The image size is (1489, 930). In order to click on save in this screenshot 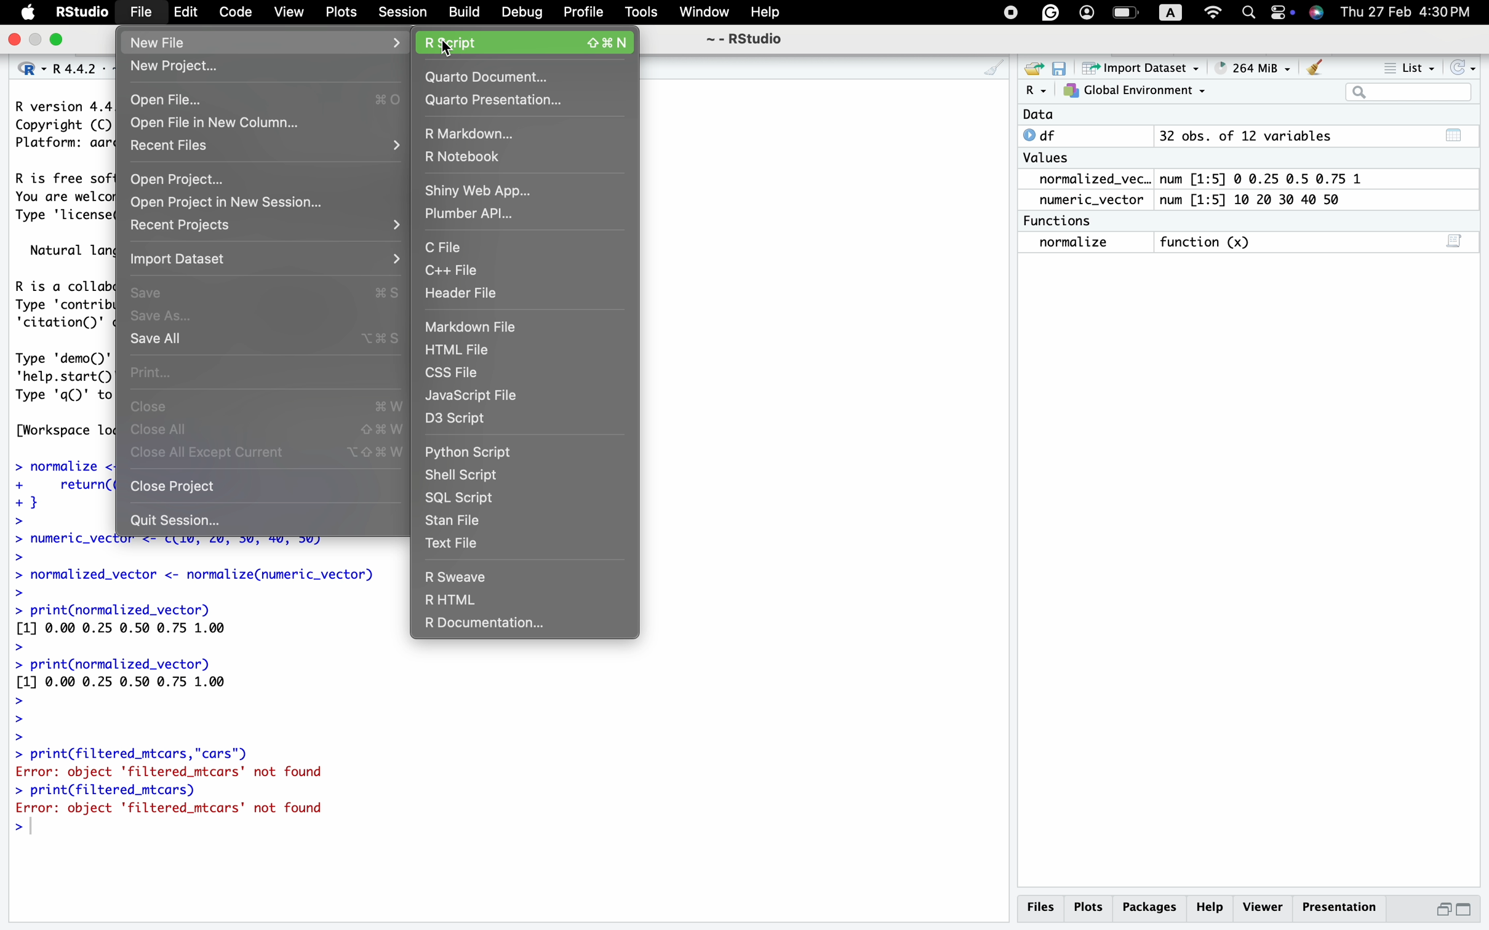, I will do `click(268, 292)`.